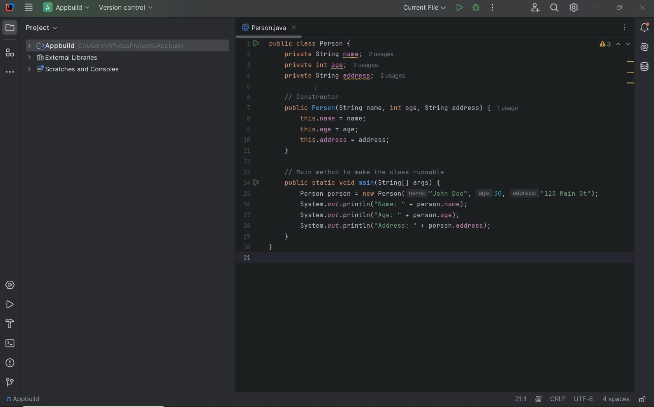 This screenshot has width=654, height=407. I want to click on warnings, so click(605, 45).